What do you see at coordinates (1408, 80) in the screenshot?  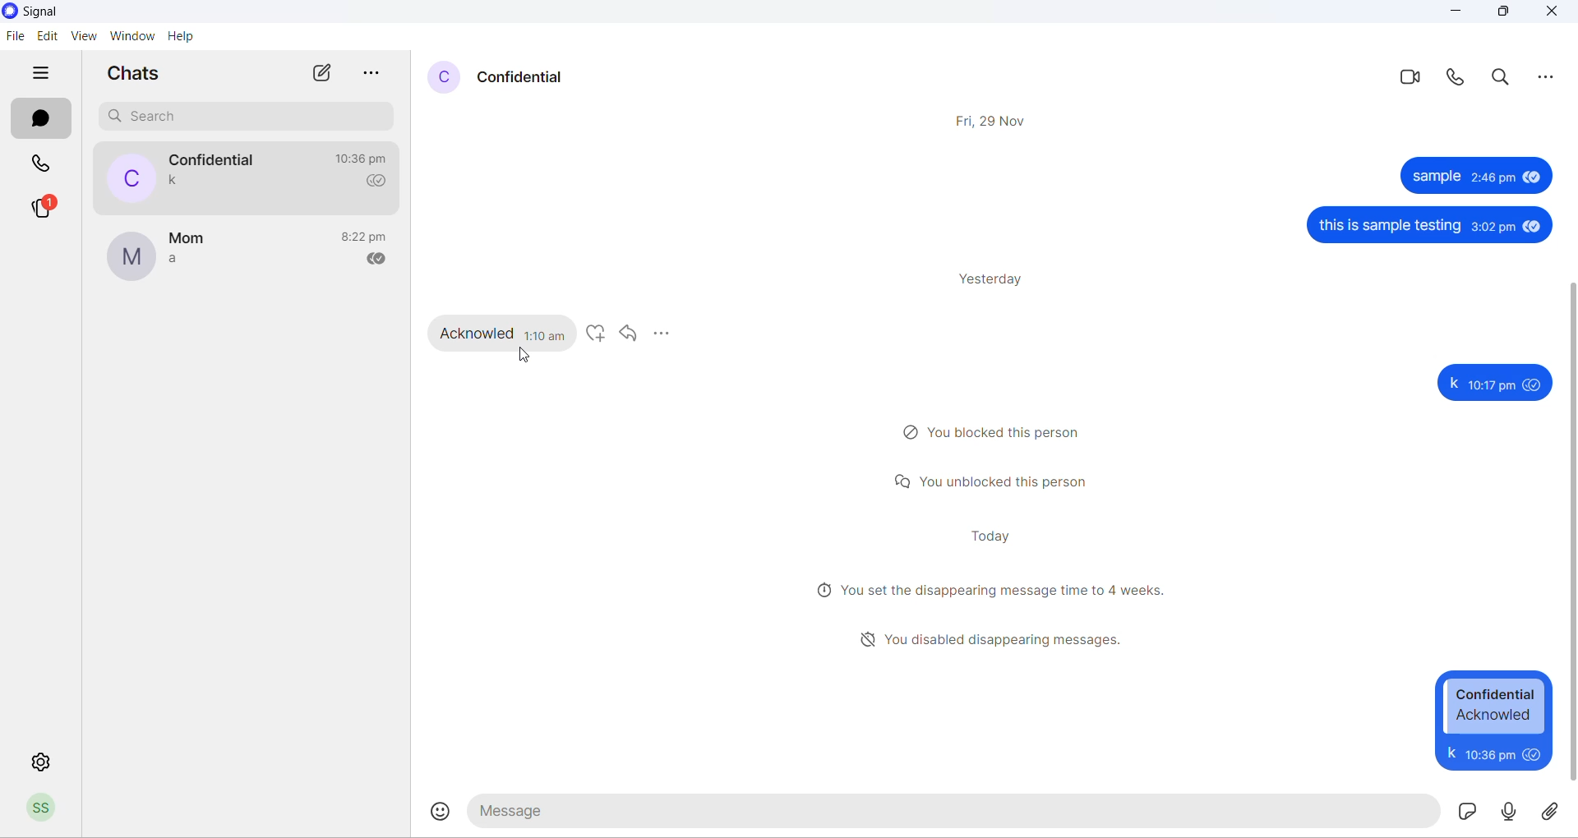 I see `video call` at bounding box center [1408, 80].